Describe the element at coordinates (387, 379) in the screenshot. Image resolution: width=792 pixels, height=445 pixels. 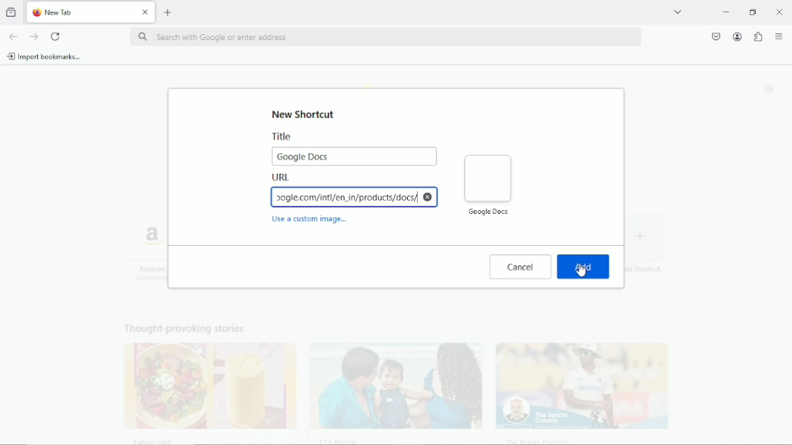
I see `Thought provoking stories` at that location.